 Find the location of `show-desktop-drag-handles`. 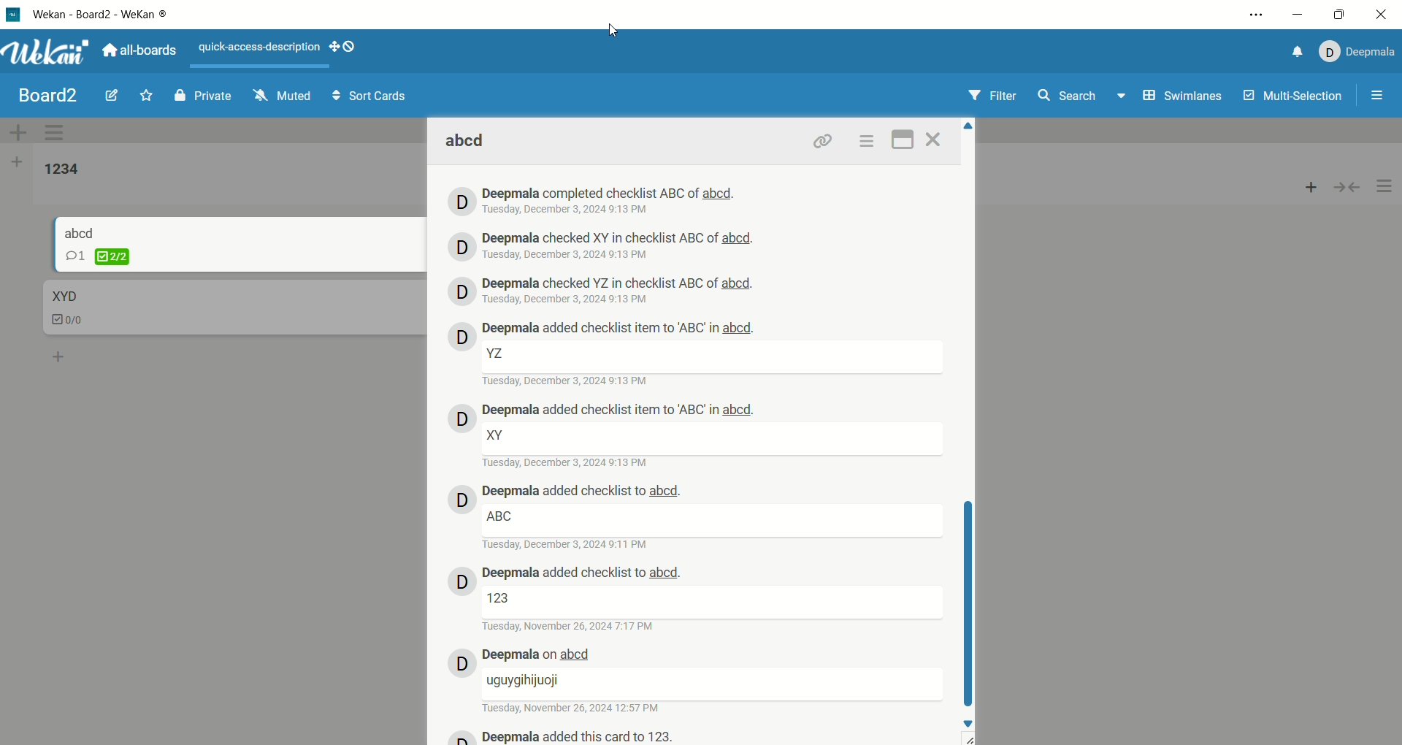

show-desktop-drag-handles is located at coordinates (345, 46).